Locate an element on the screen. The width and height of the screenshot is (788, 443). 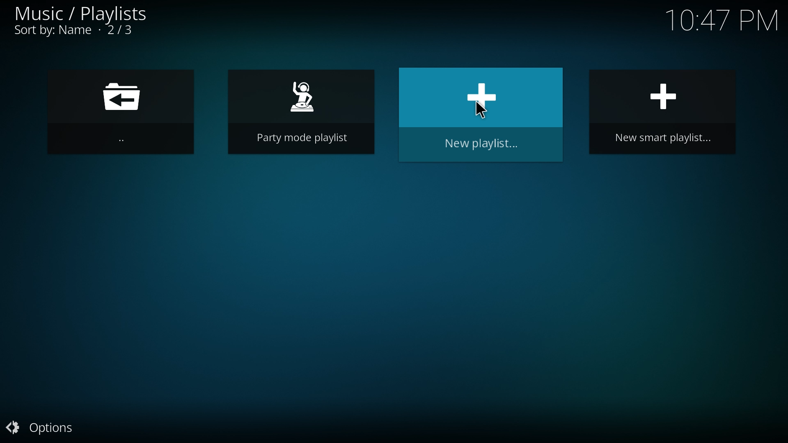
Cursor is located at coordinates (479, 110).